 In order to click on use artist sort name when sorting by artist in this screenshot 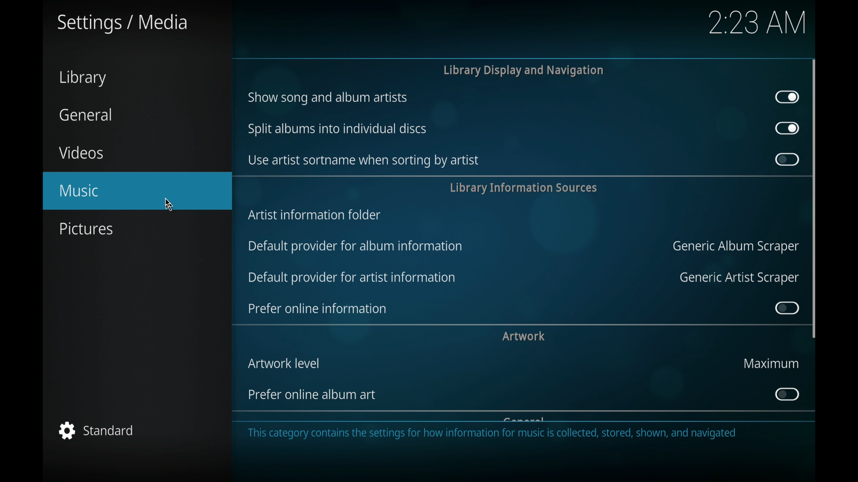, I will do `click(363, 161)`.